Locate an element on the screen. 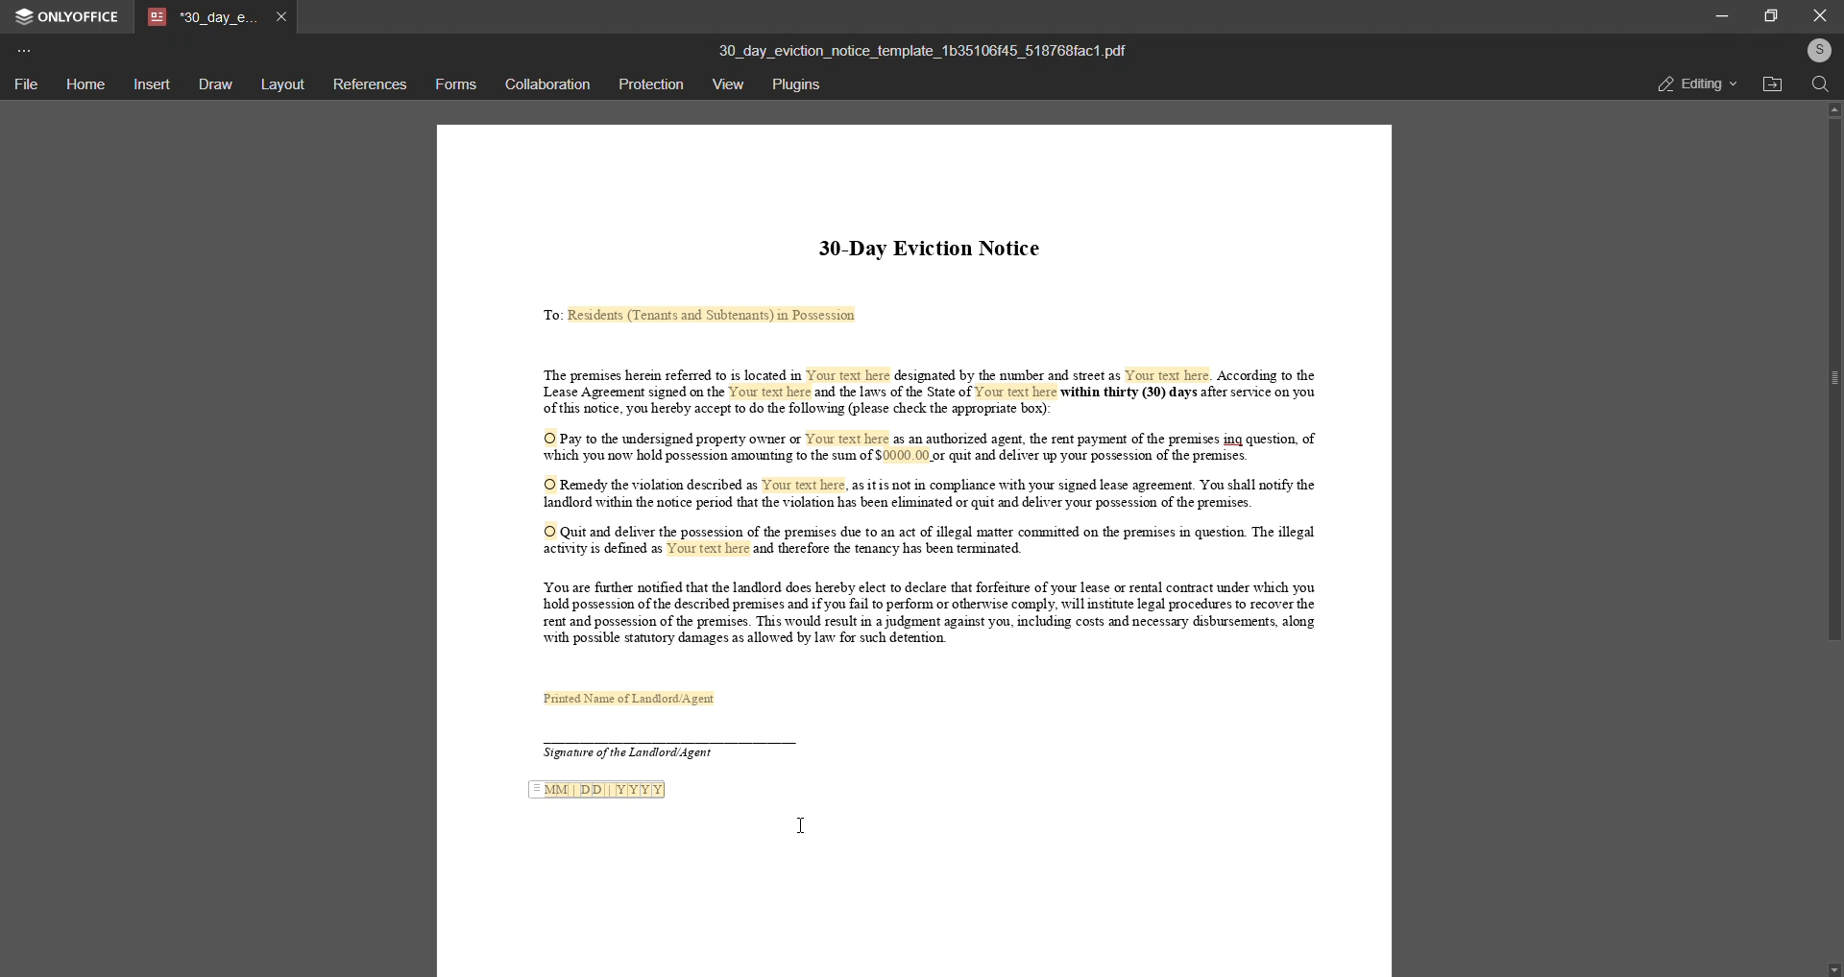  close tab is located at coordinates (285, 16).